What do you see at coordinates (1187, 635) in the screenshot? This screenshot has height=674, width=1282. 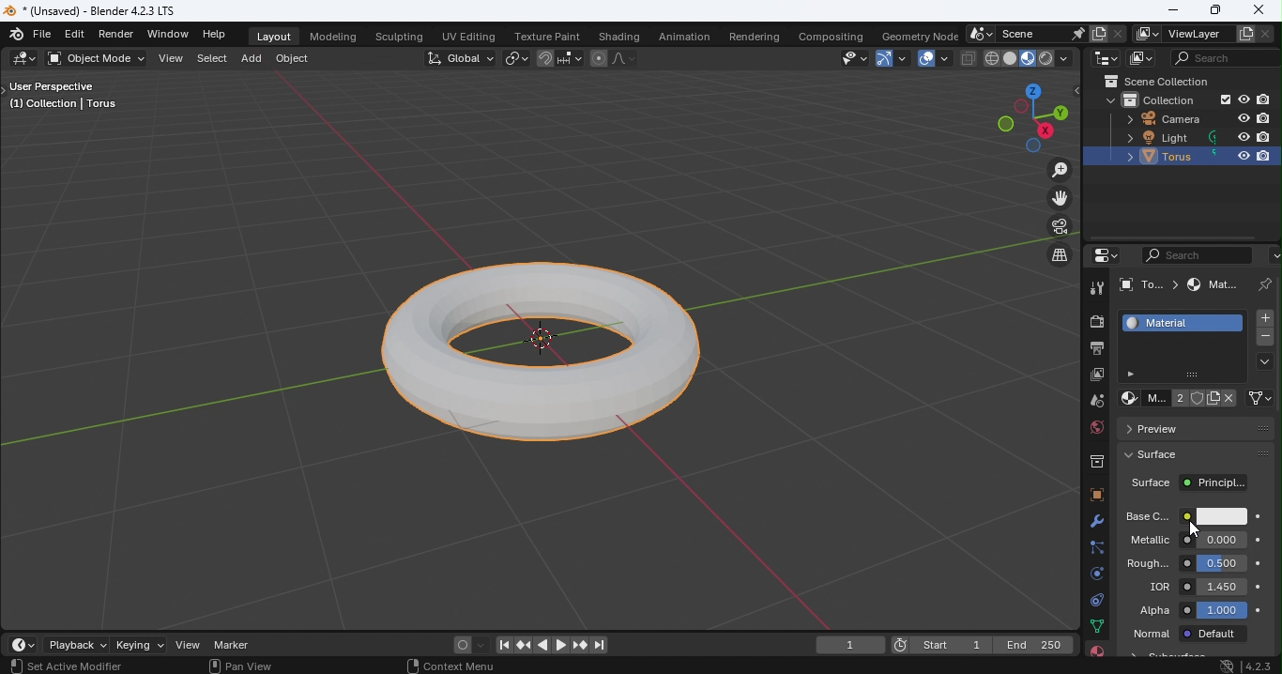 I see `Normal` at bounding box center [1187, 635].